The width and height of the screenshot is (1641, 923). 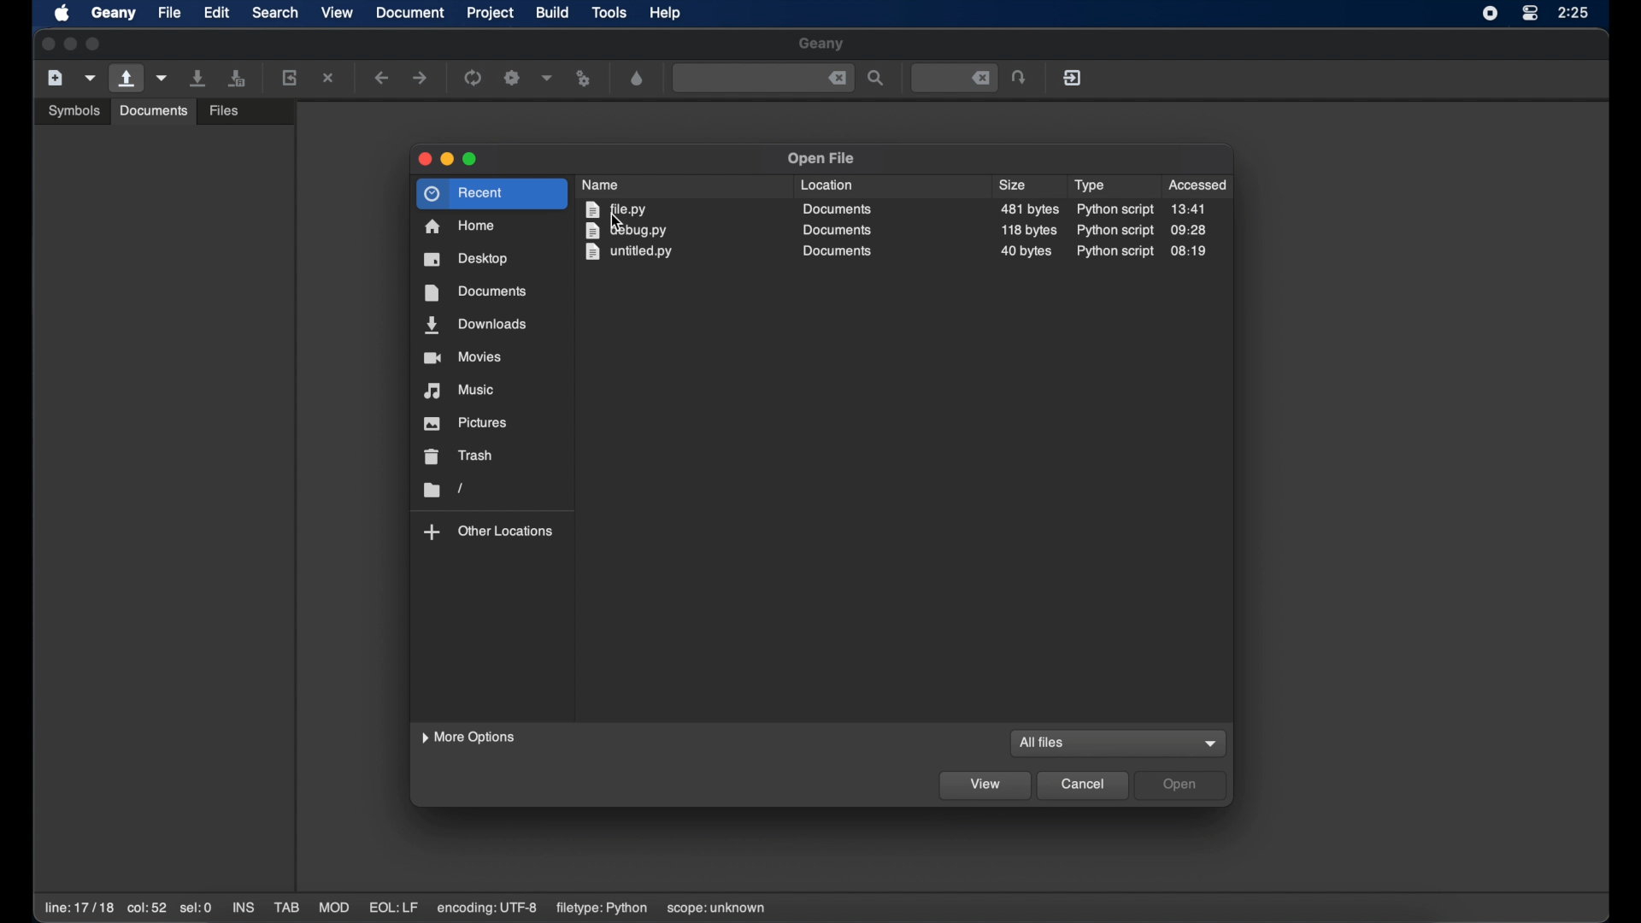 What do you see at coordinates (244, 908) in the screenshot?
I see `ins` at bounding box center [244, 908].